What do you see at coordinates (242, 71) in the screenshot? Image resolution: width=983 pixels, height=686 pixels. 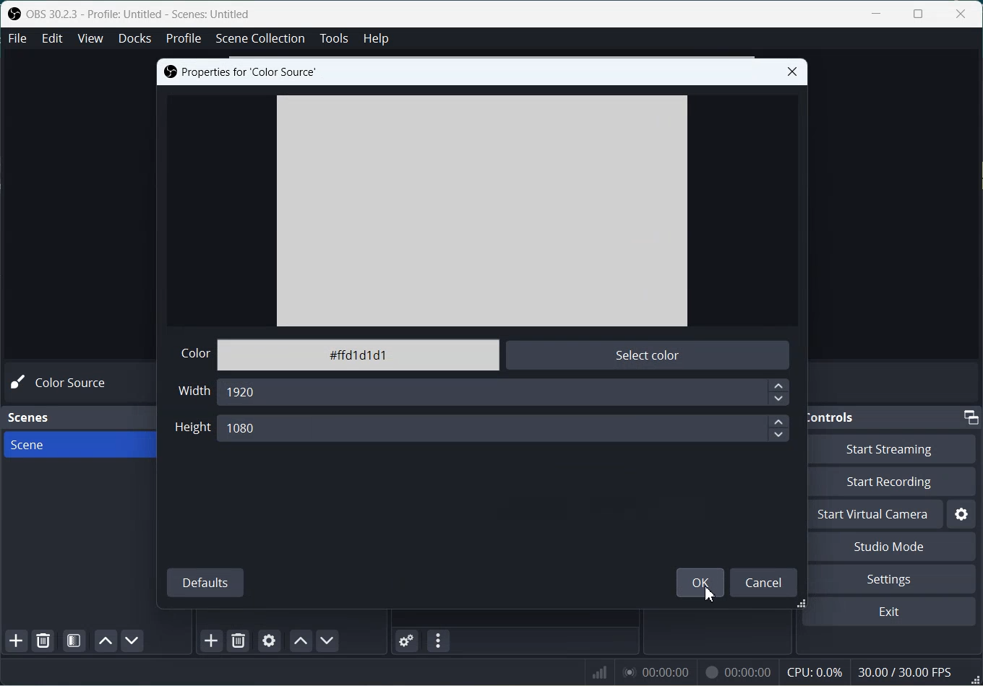 I see `Properties for 'Color Source'` at bounding box center [242, 71].